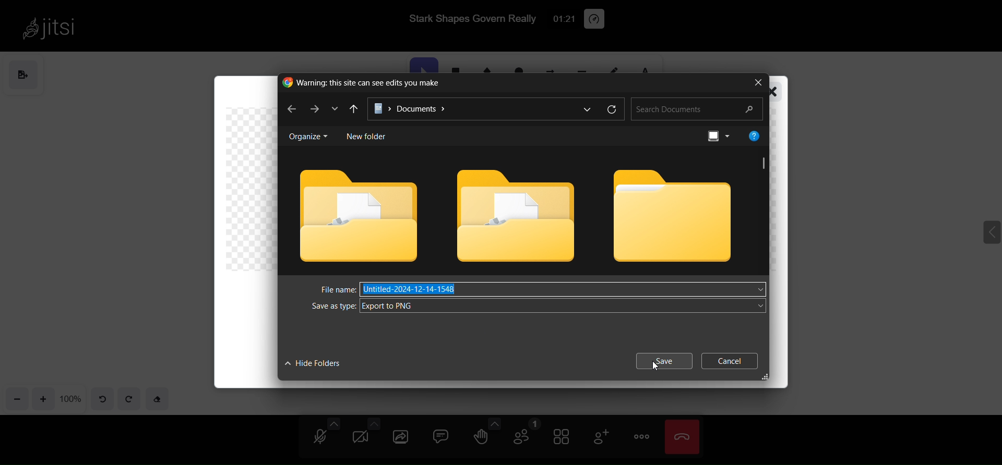  Describe the element at coordinates (669, 217) in the screenshot. I see `folder 3` at that location.